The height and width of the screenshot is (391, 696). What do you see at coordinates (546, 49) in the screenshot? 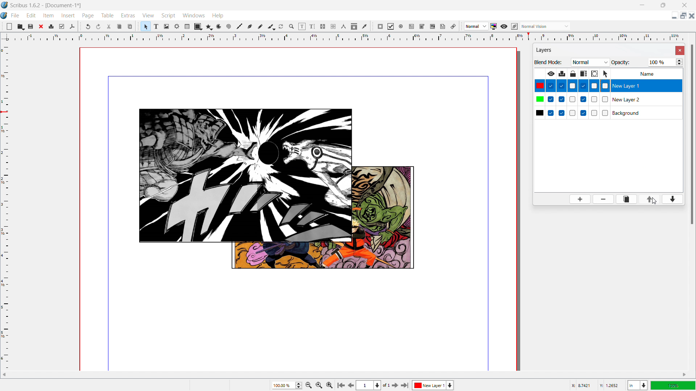
I see `layers` at bounding box center [546, 49].